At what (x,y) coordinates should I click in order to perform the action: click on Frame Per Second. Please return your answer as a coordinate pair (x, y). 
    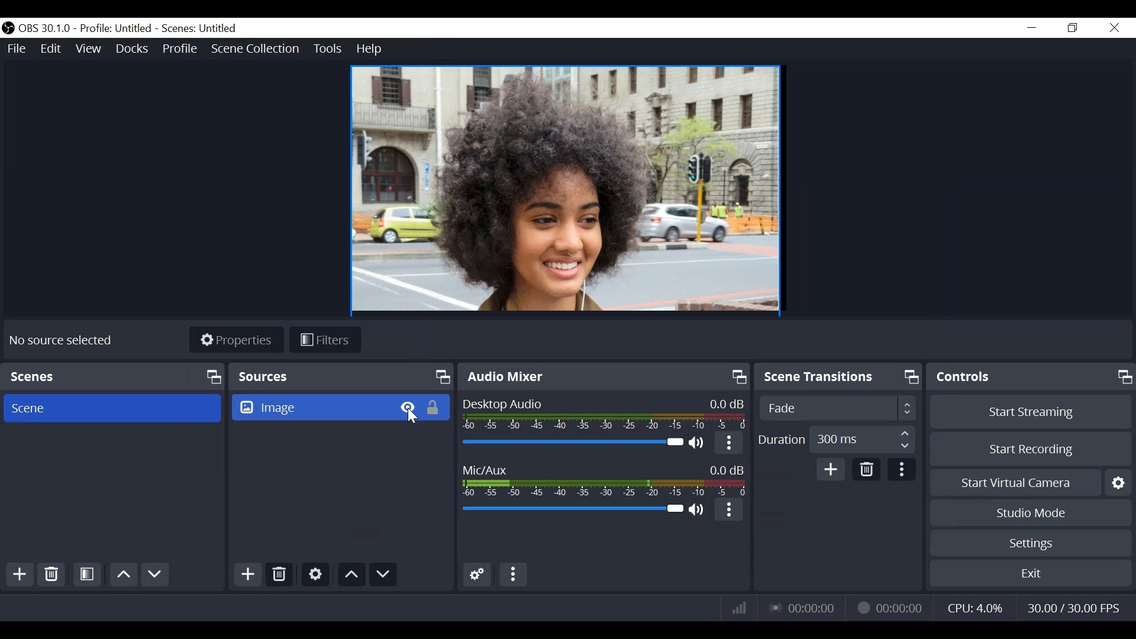
    Looking at the image, I should click on (1069, 609).